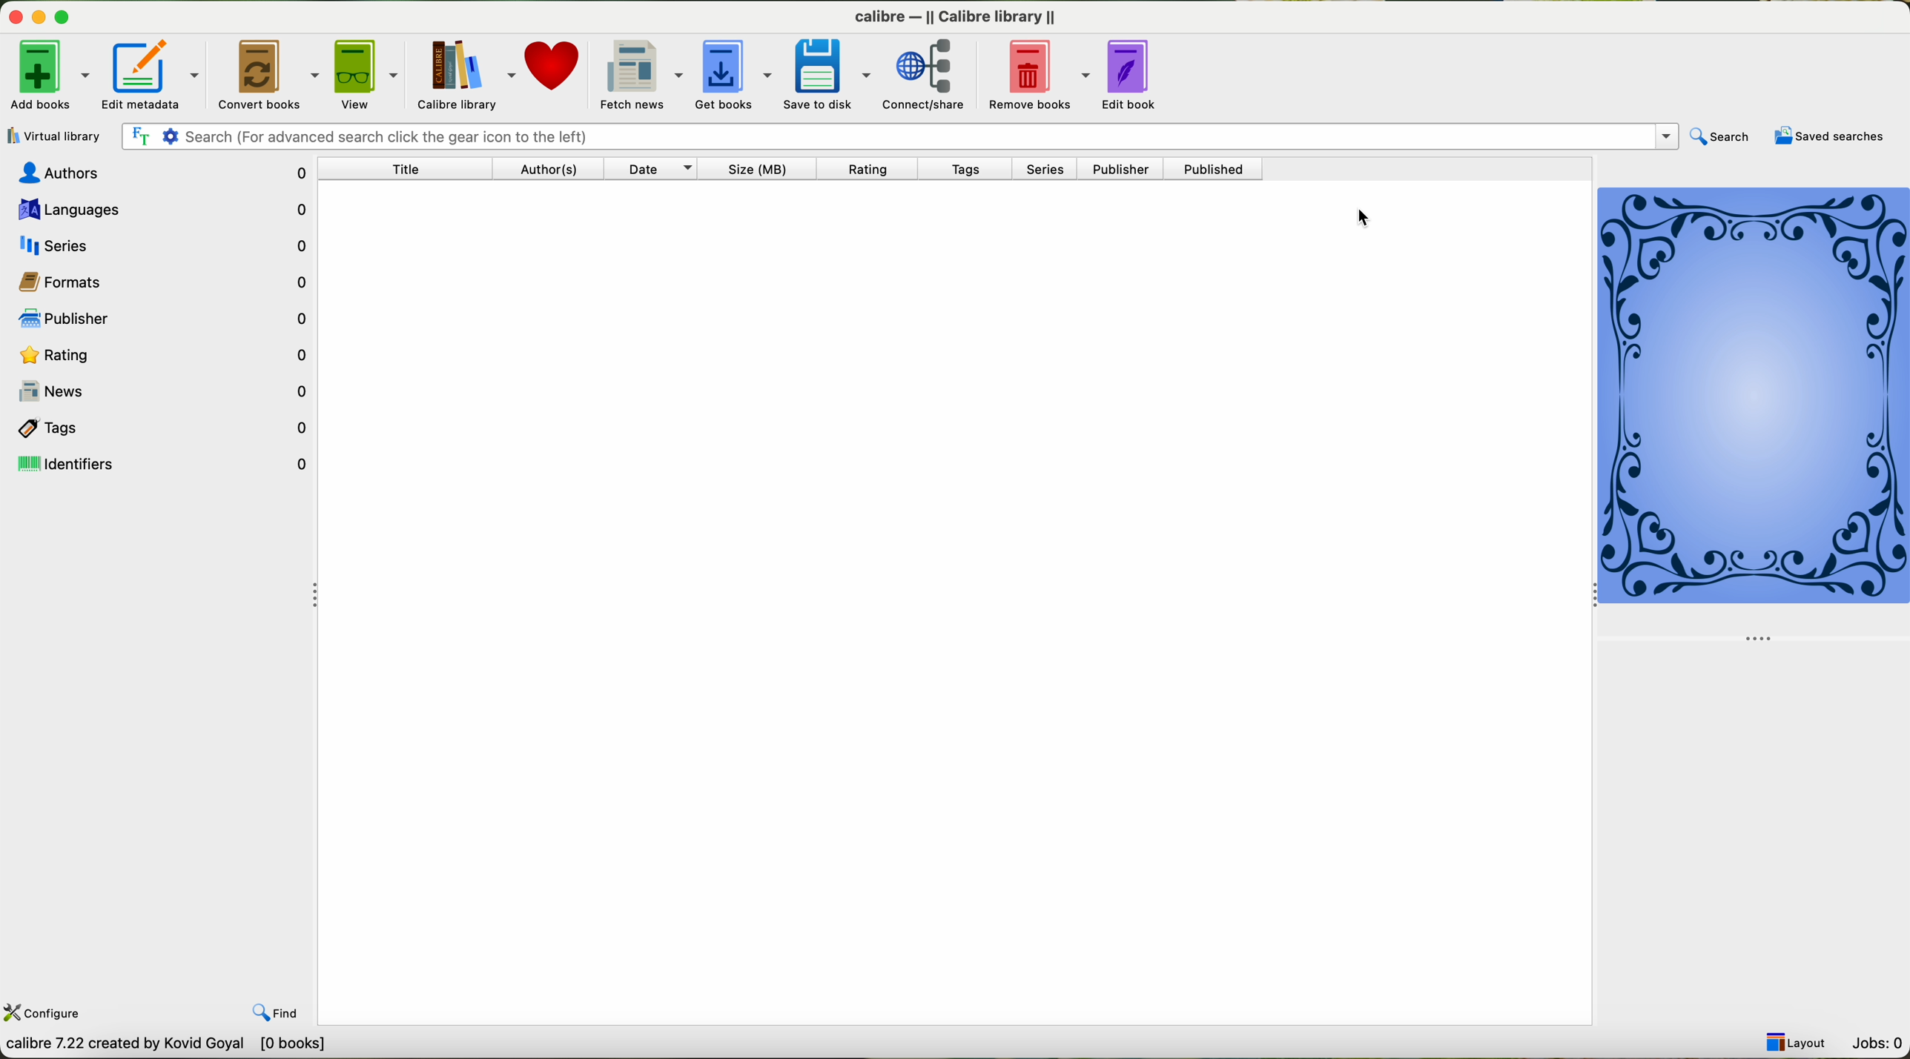 This screenshot has height=1059, width=1910. What do you see at coordinates (1057, 169) in the screenshot?
I see `series` at bounding box center [1057, 169].